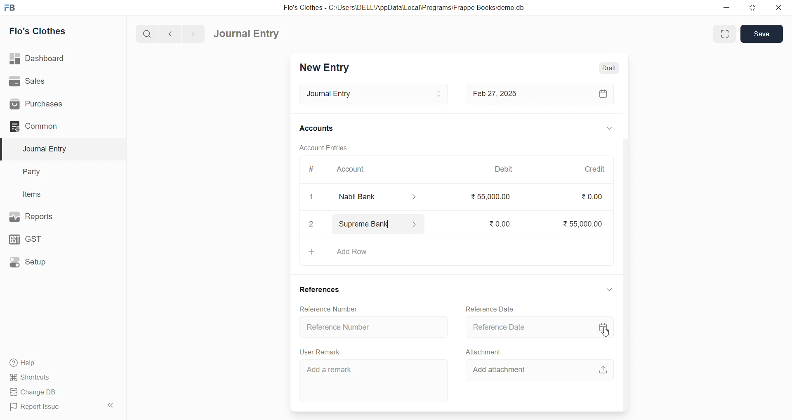 The width and height of the screenshot is (792, 420). I want to click on Setup, so click(47, 263).